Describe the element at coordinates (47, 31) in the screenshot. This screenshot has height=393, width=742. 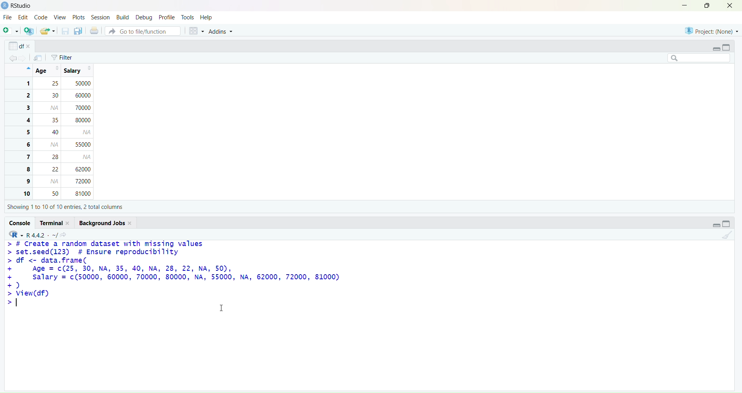
I see `open an existing file` at that location.